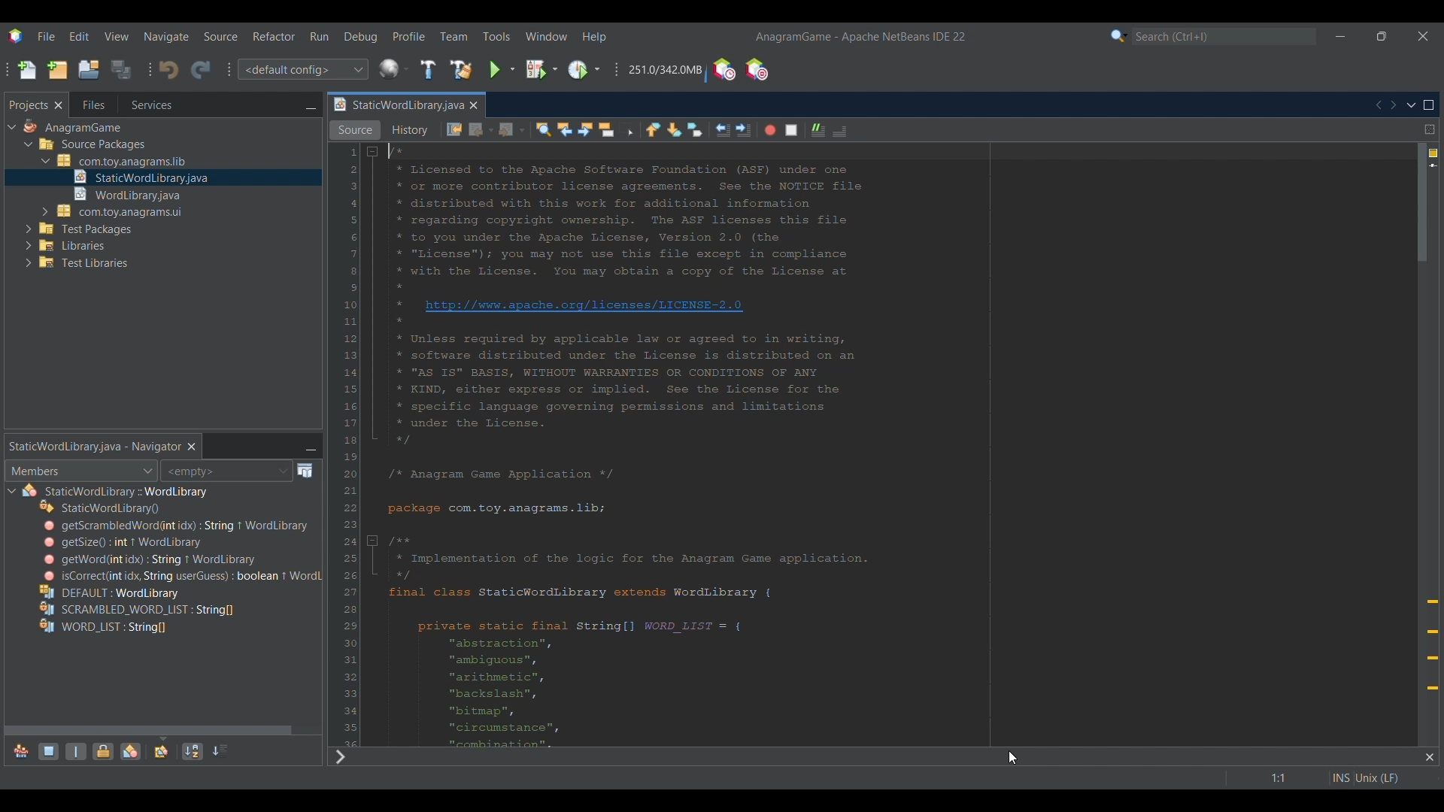 This screenshot has height=812, width=1444. I want to click on Close current selection, so click(191, 447).